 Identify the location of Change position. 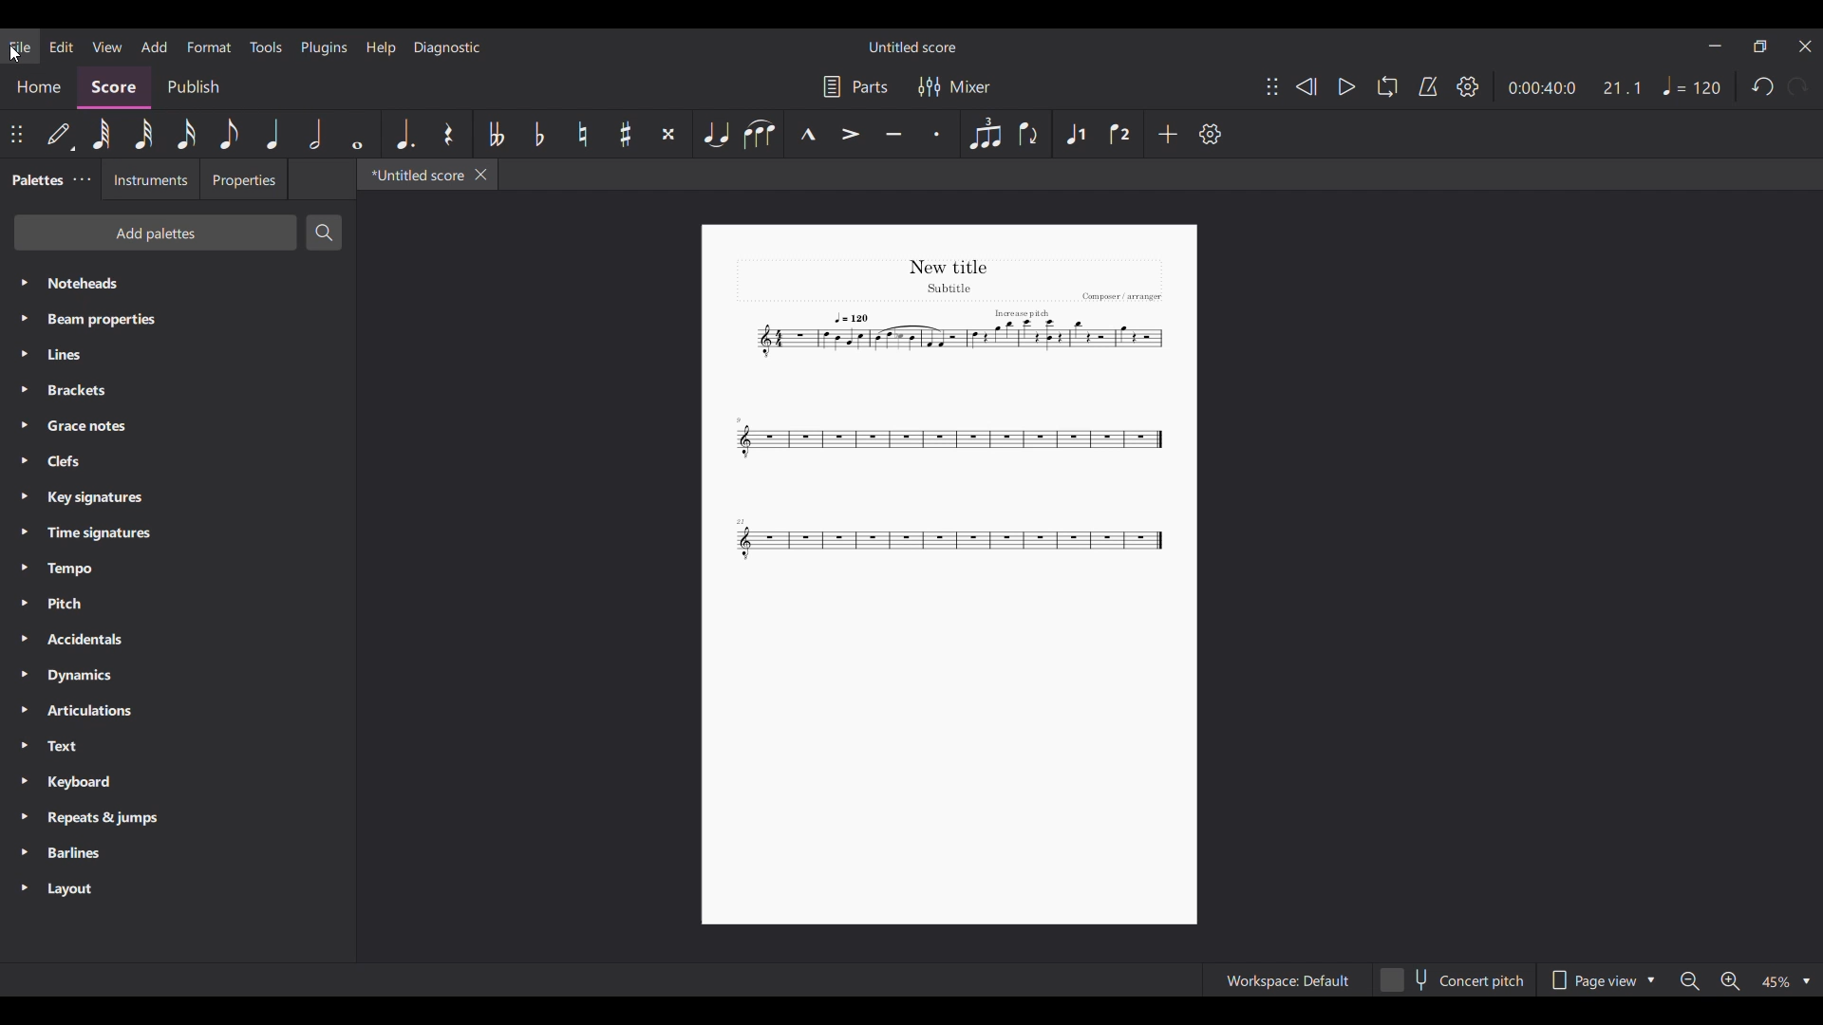
(1273, 86).